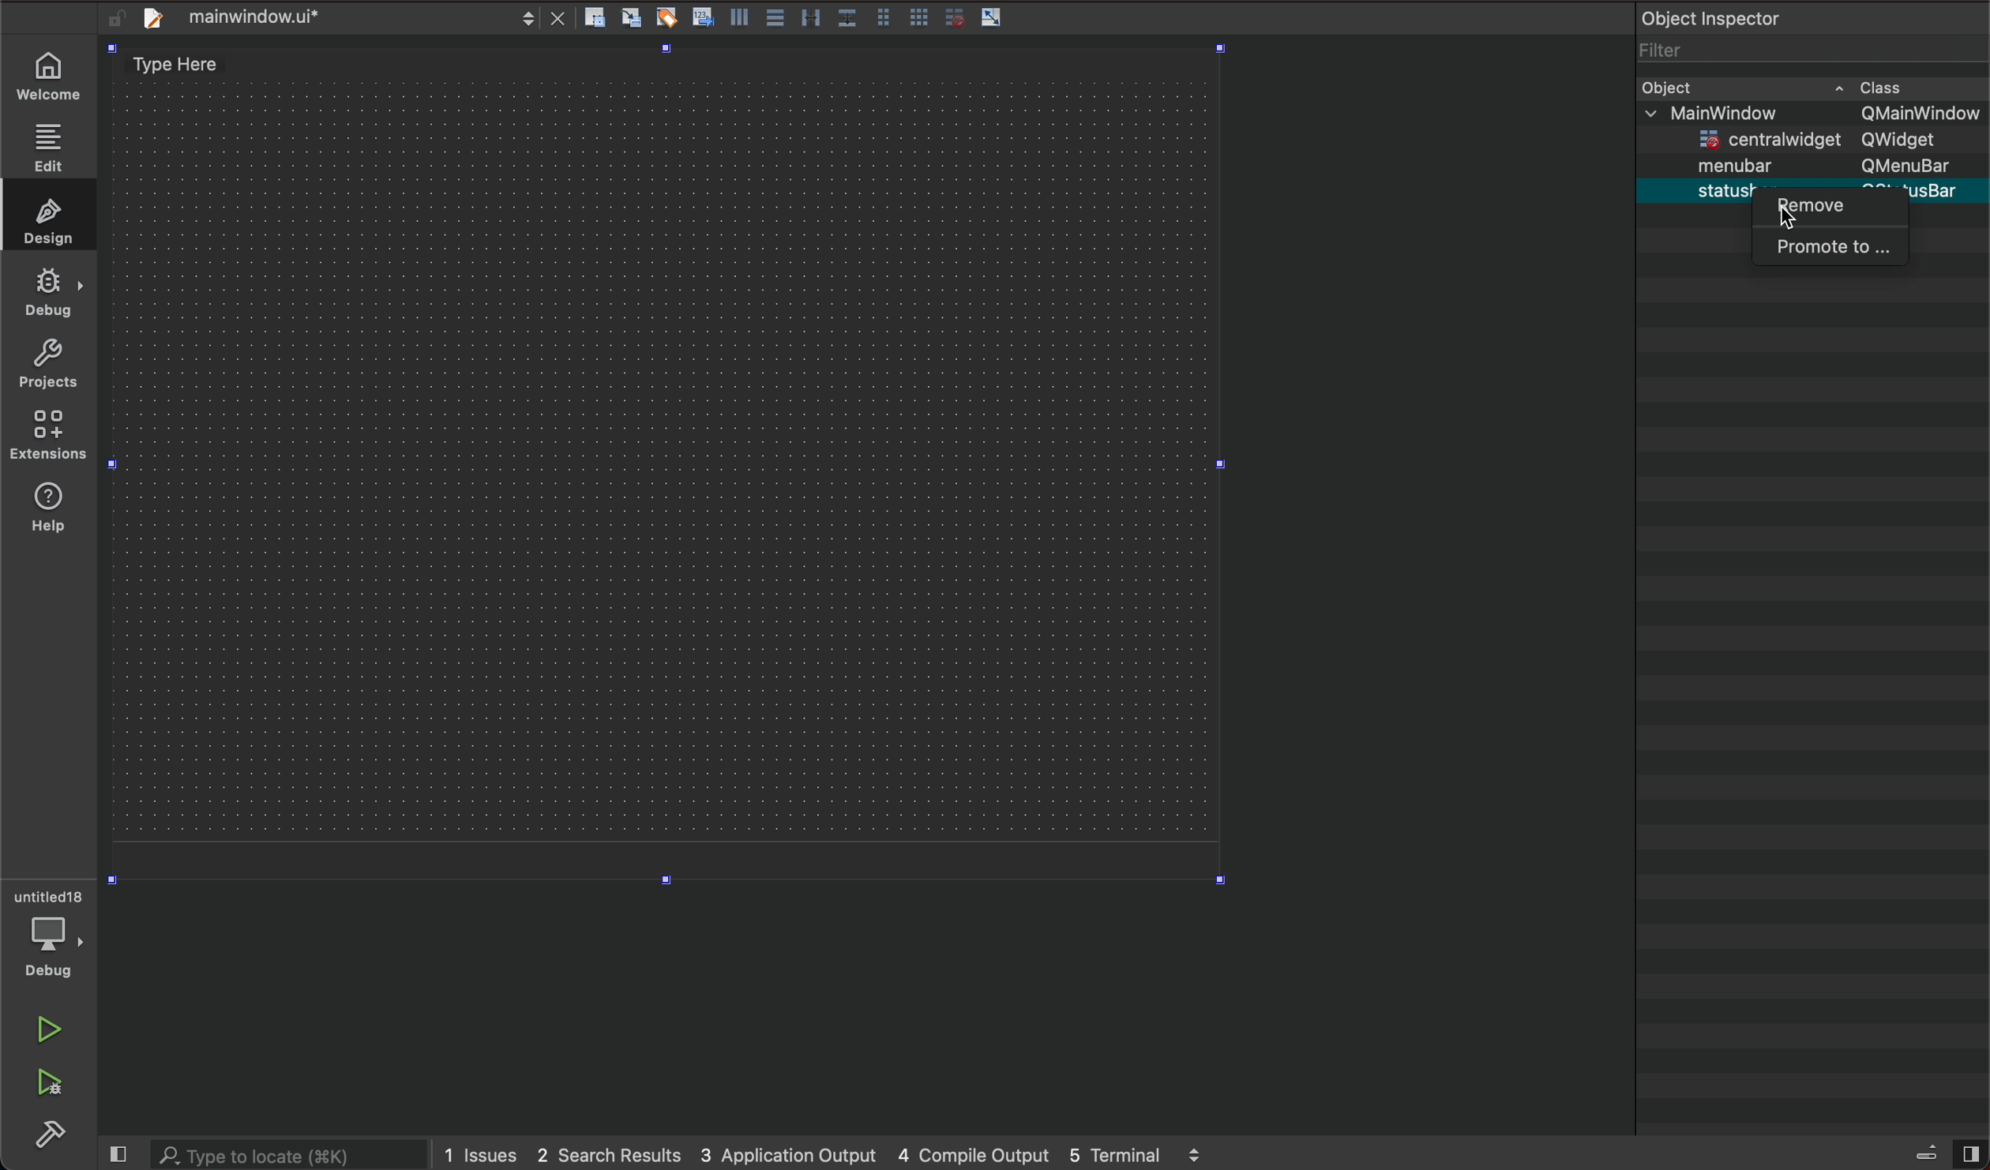 Image resolution: width=1990 pixels, height=1170 pixels. Describe the element at coordinates (45, 437) in the screenshot. I see `help` at that location.